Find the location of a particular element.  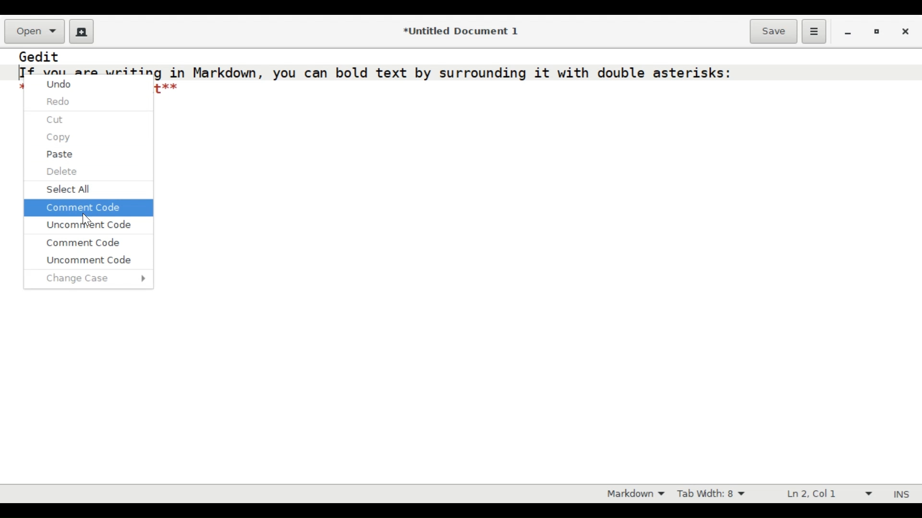

Undo is located at coordinates (61, 86).